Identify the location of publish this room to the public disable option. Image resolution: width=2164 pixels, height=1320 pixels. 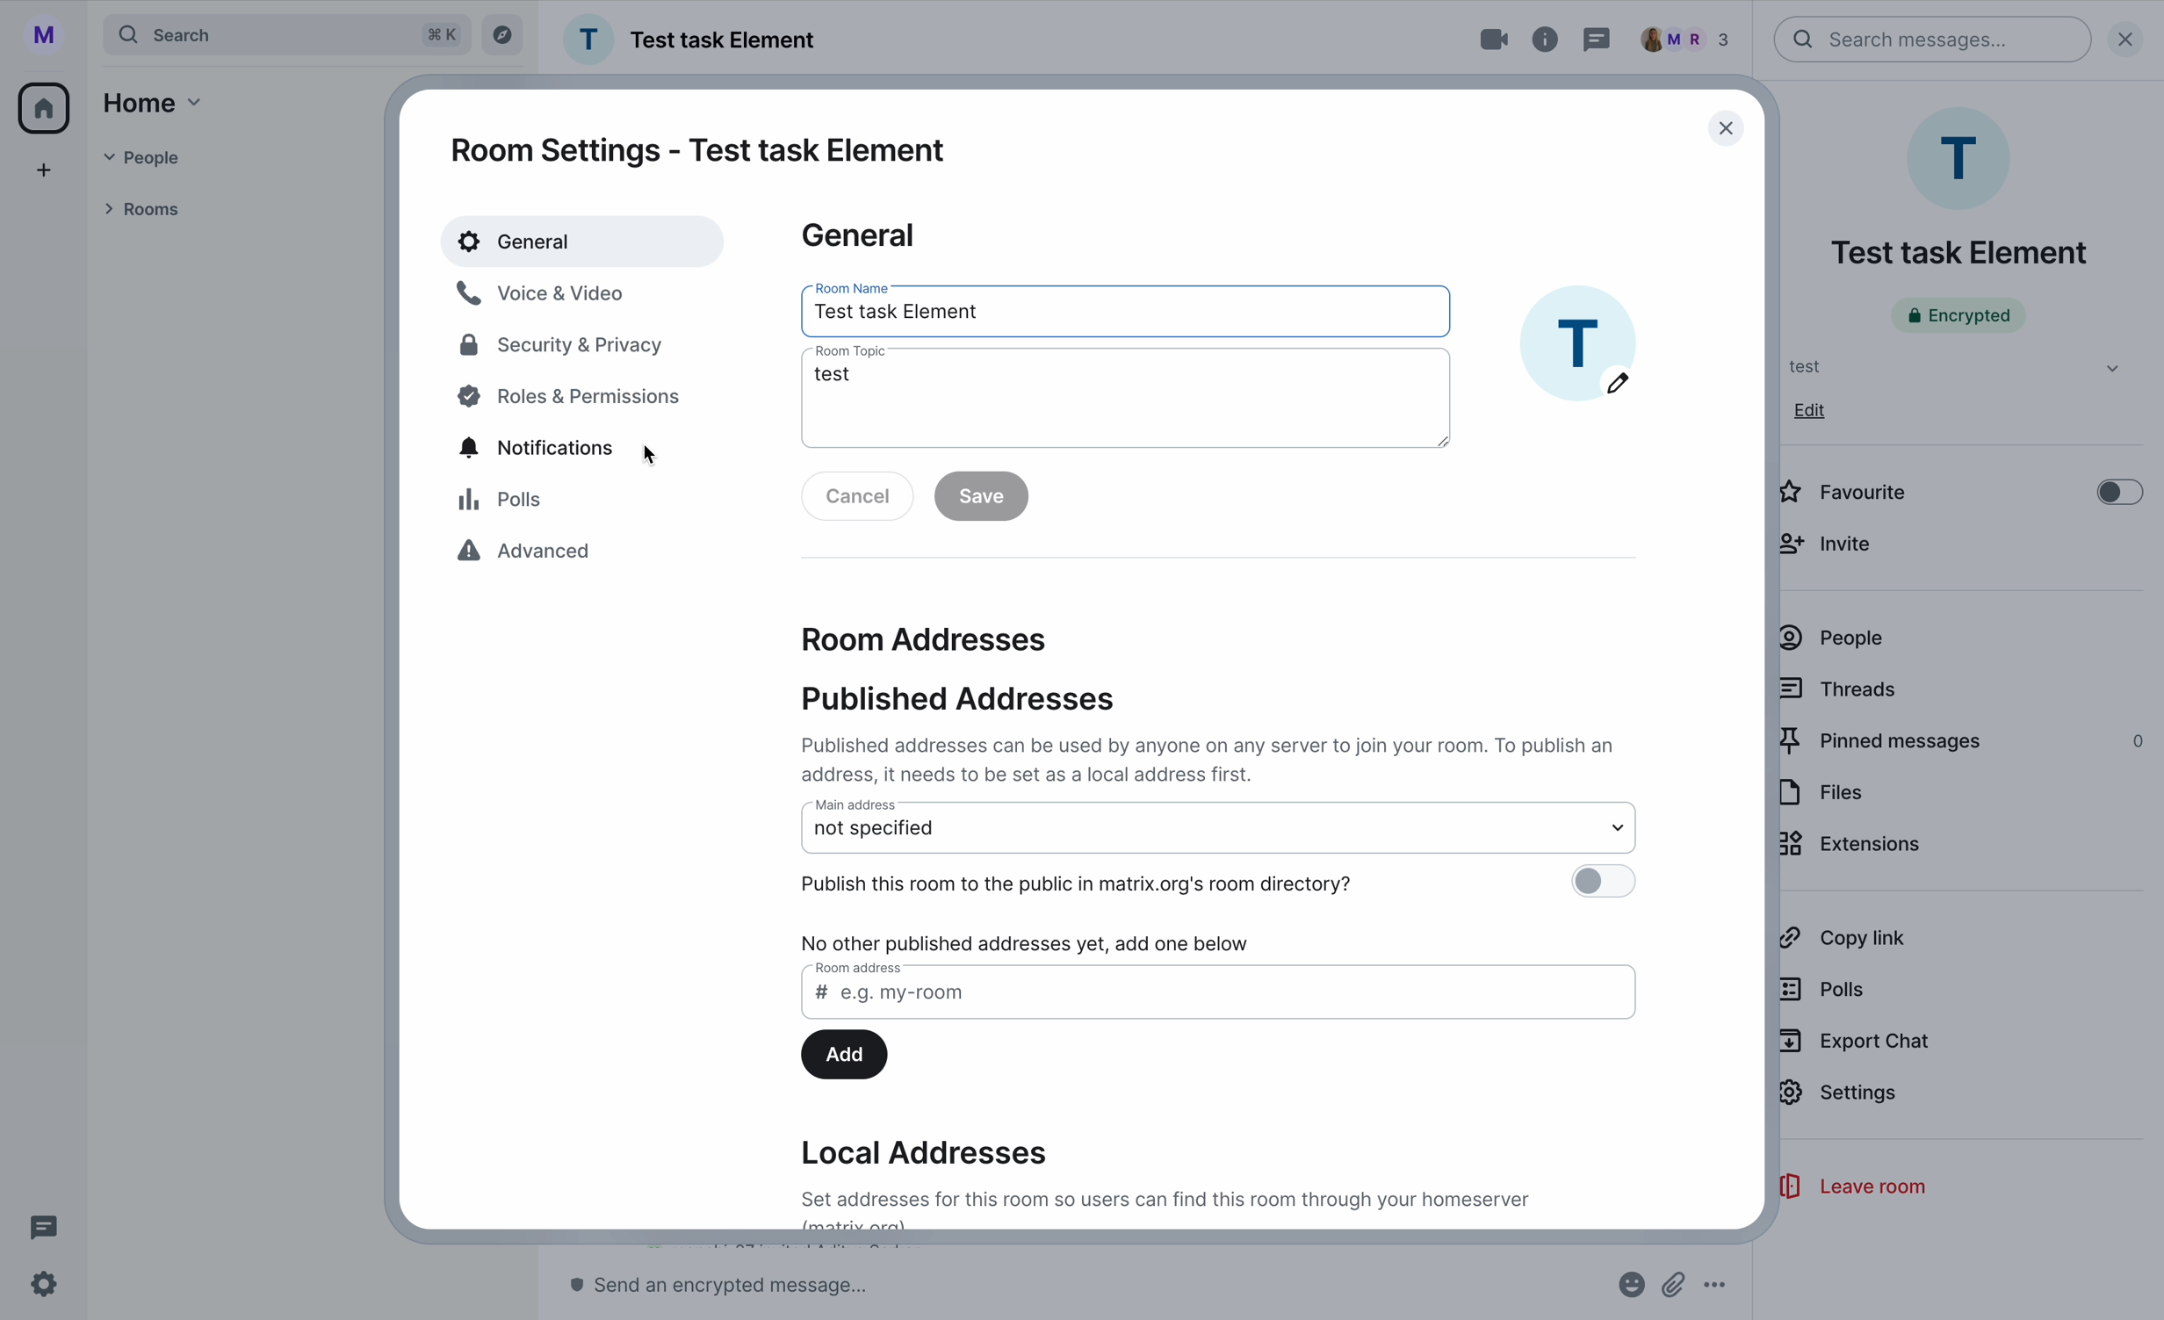
(1223, 884).